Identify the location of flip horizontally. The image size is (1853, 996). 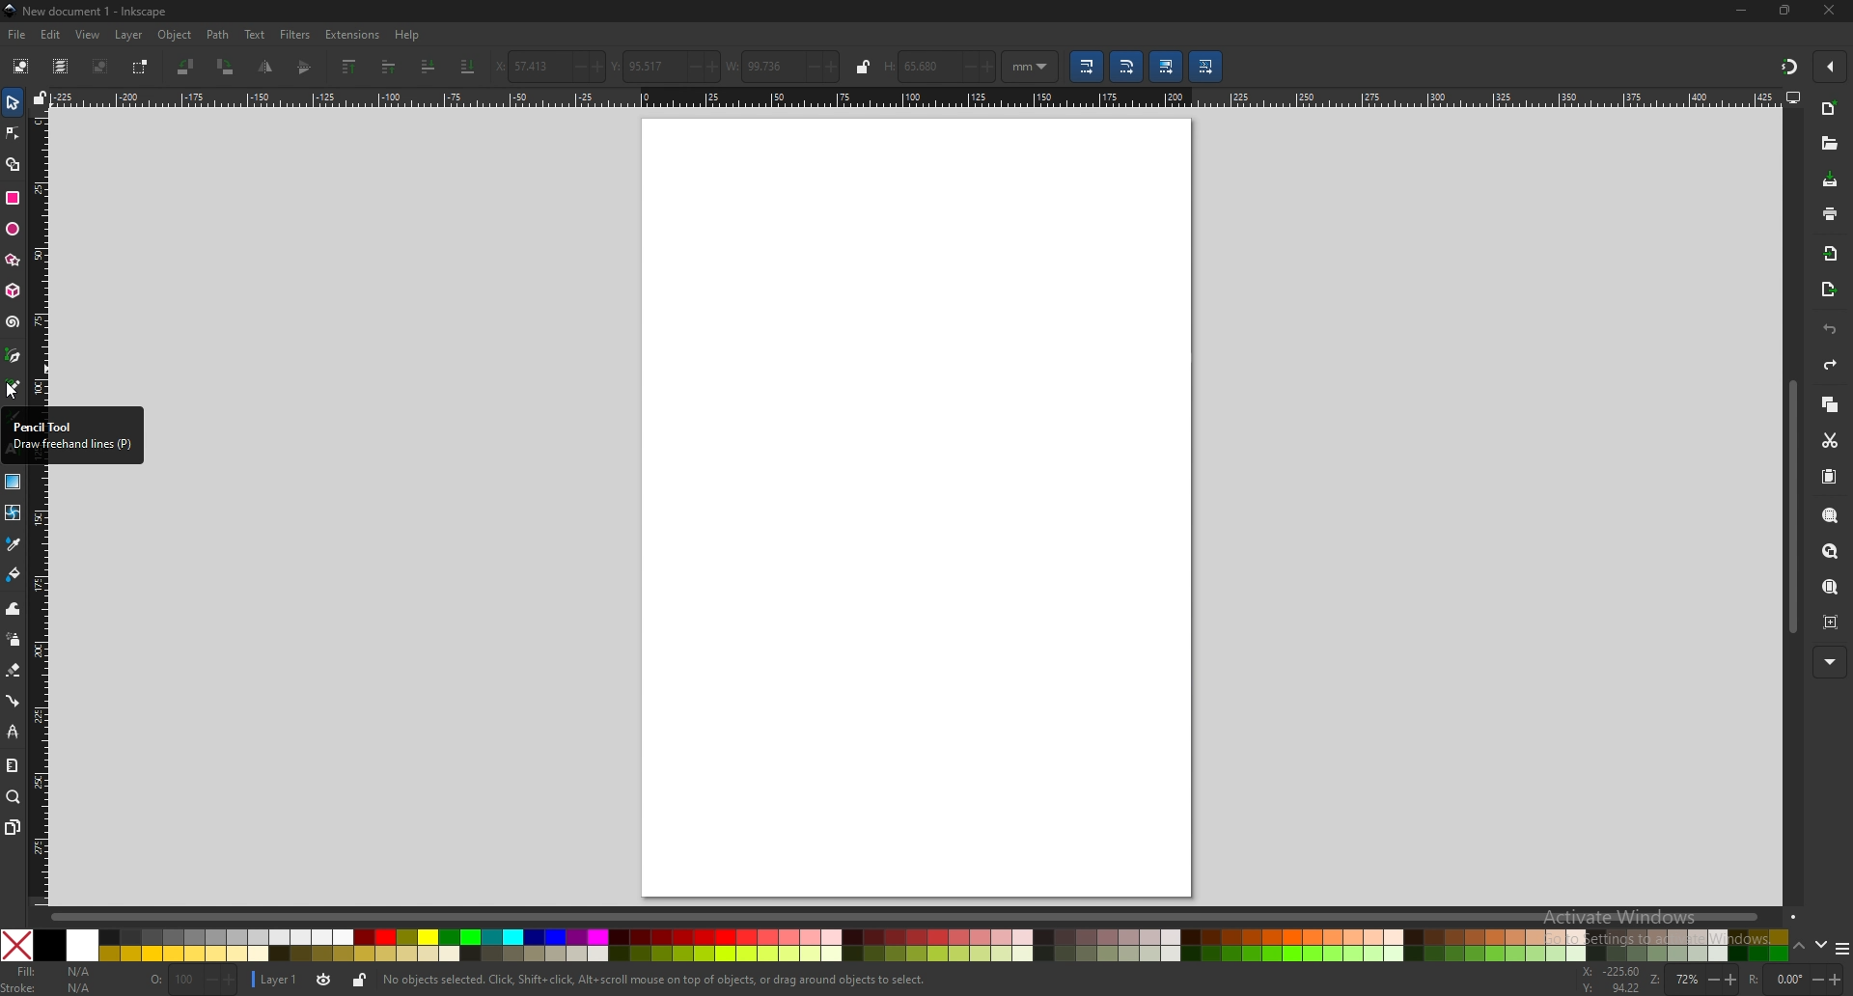
(305, 67).